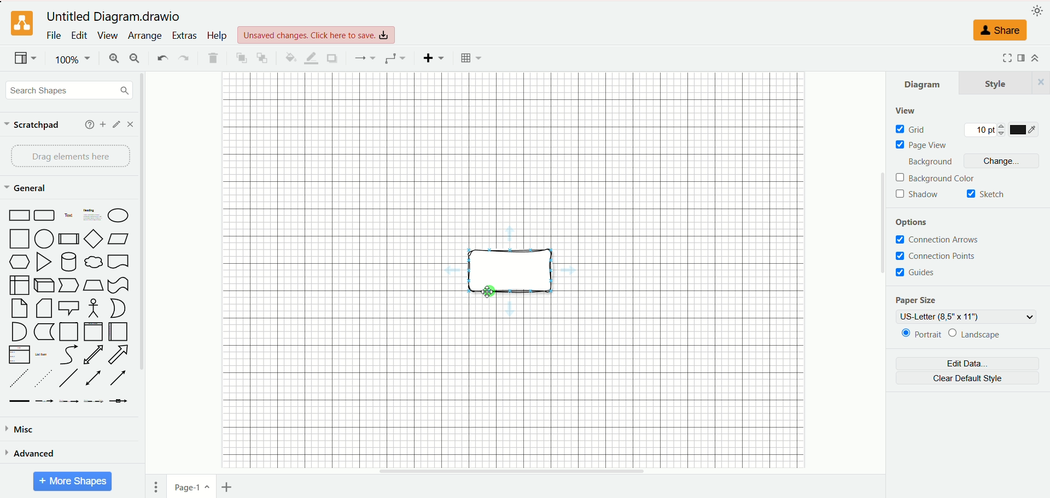 This screenshot has width=1050, height=498. What do you see at coordinates (967, 316) in the screenshot?
I see `US-letter` at bounding box center [967, 316].